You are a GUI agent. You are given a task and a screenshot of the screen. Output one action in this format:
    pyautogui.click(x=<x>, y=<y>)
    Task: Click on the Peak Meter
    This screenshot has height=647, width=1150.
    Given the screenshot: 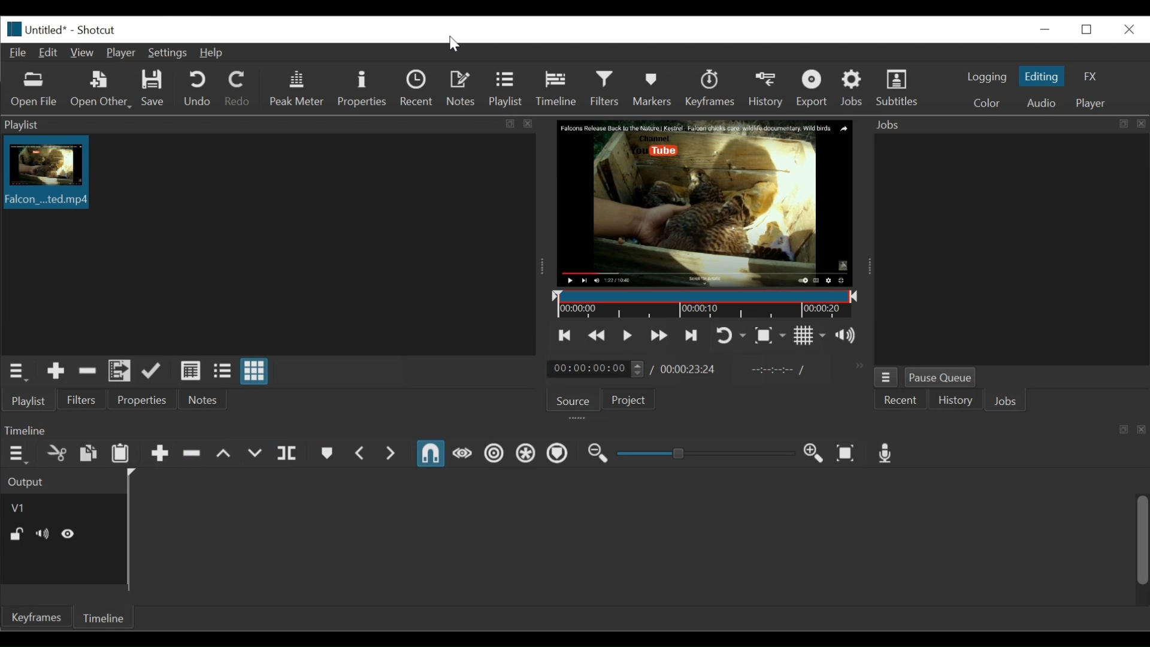 What is the action you would take?
    pyautogui.click(x=298, y=89)
    